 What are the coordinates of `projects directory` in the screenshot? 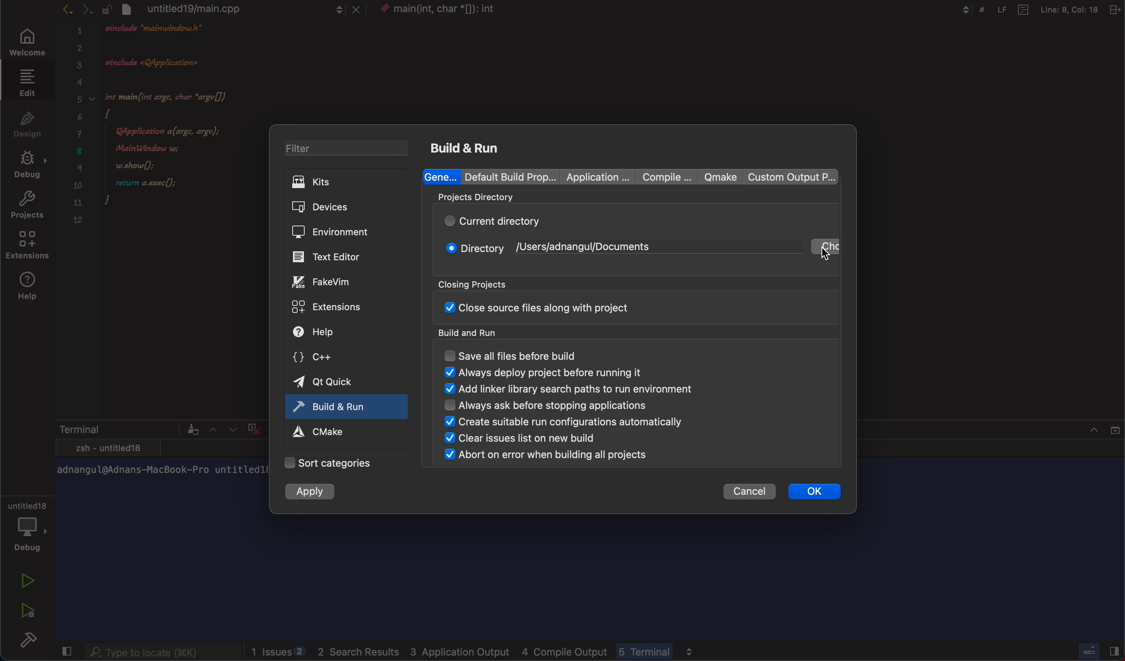 It's located at (475, 198).